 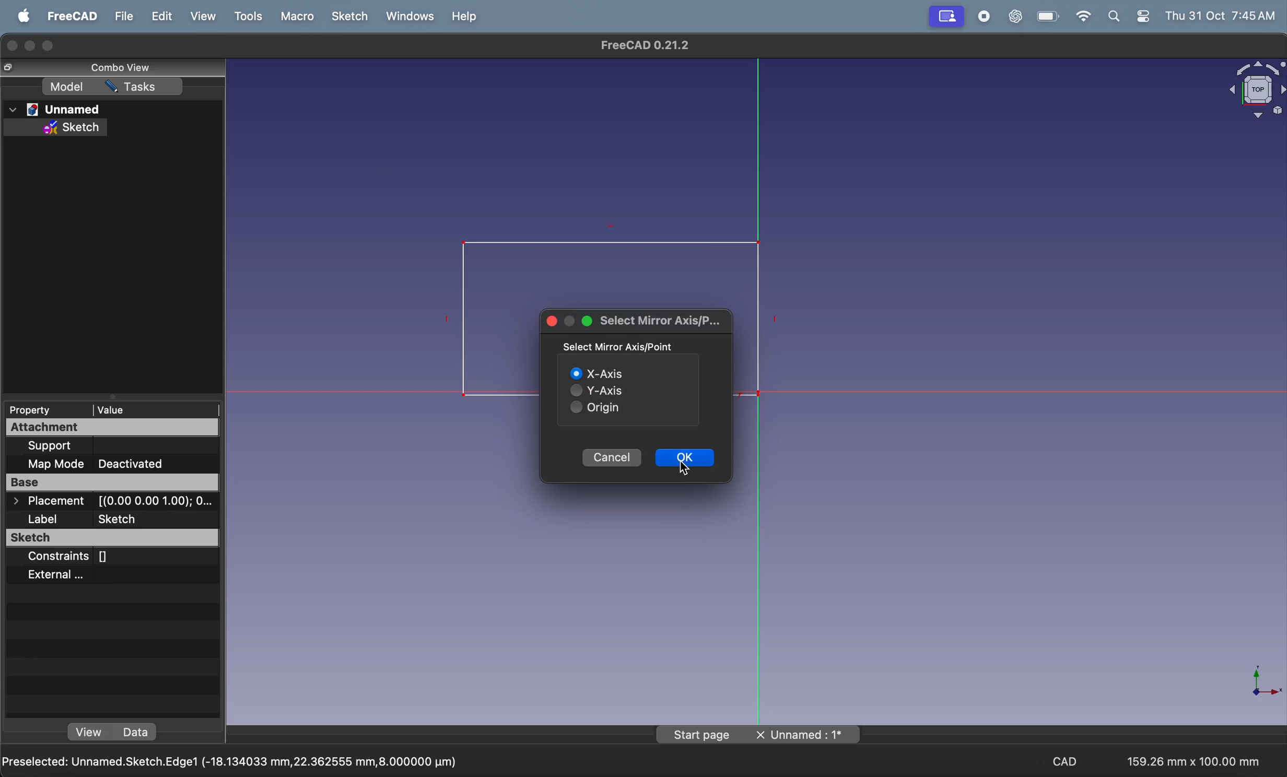 What do you see at coordinates (157, 17) in the screenshot?
I see `edit` at bounding box center [157, 17].